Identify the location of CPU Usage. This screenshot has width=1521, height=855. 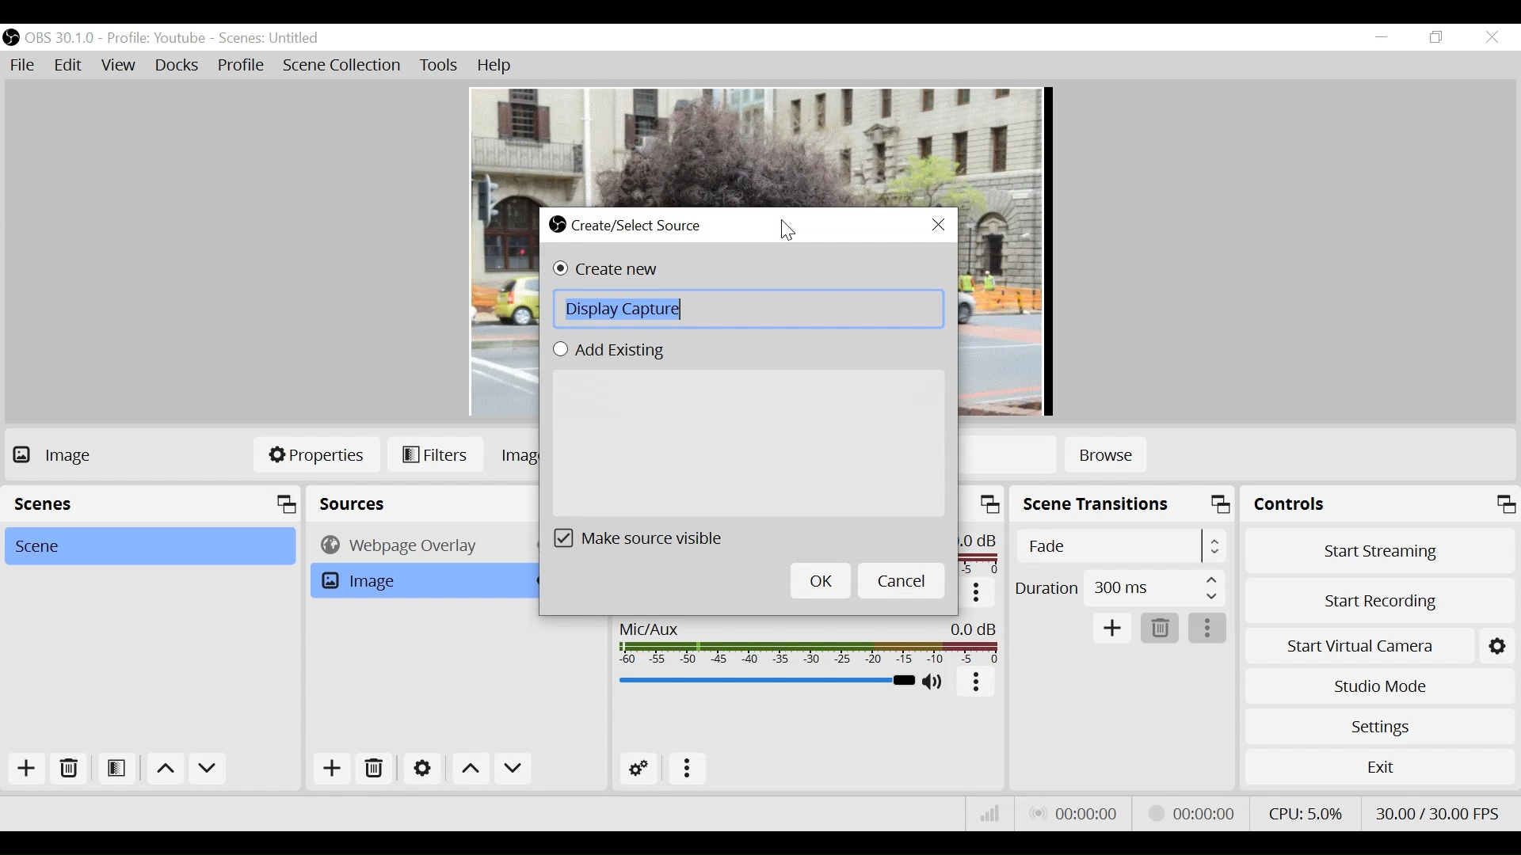
(1306, 813).